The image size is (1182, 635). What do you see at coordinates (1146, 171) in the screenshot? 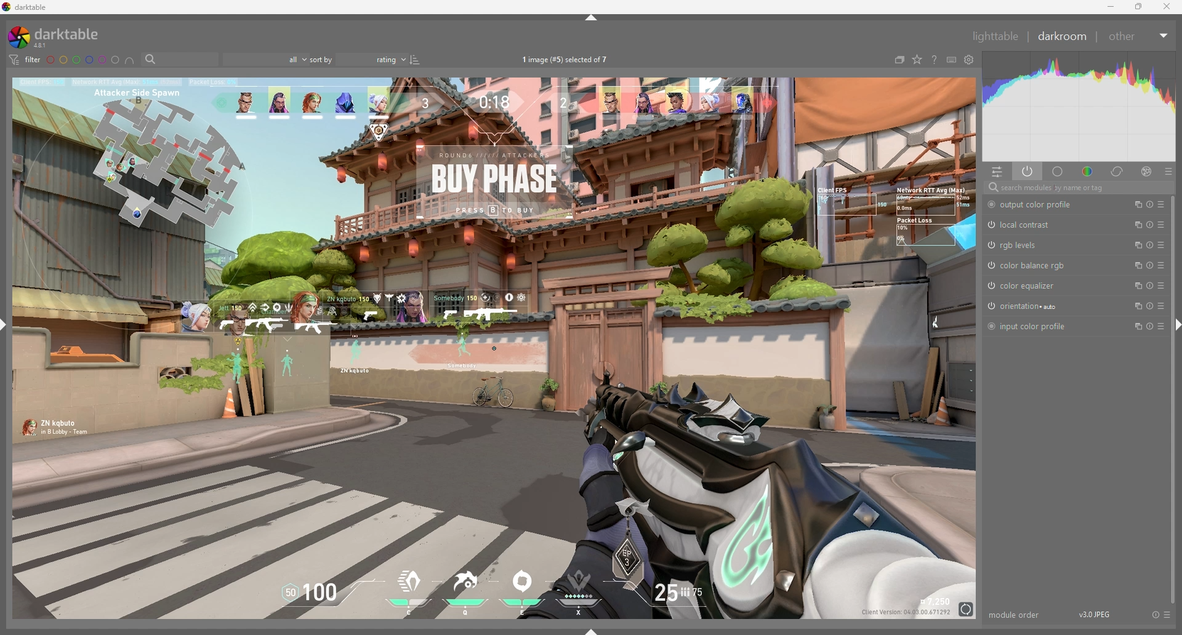
I see `effect` at bounding box center [1146, 171].